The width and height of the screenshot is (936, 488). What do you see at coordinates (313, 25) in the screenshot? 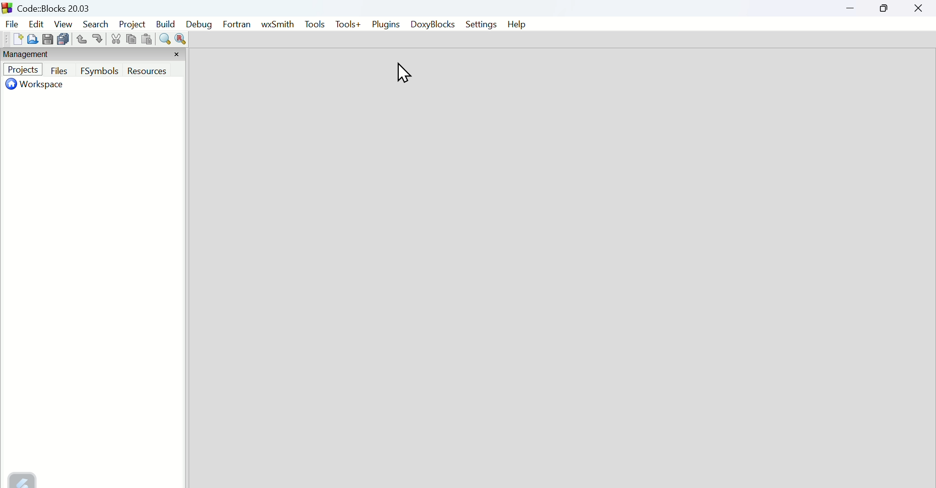
I see `Tools` at bounding box center [313, 25].